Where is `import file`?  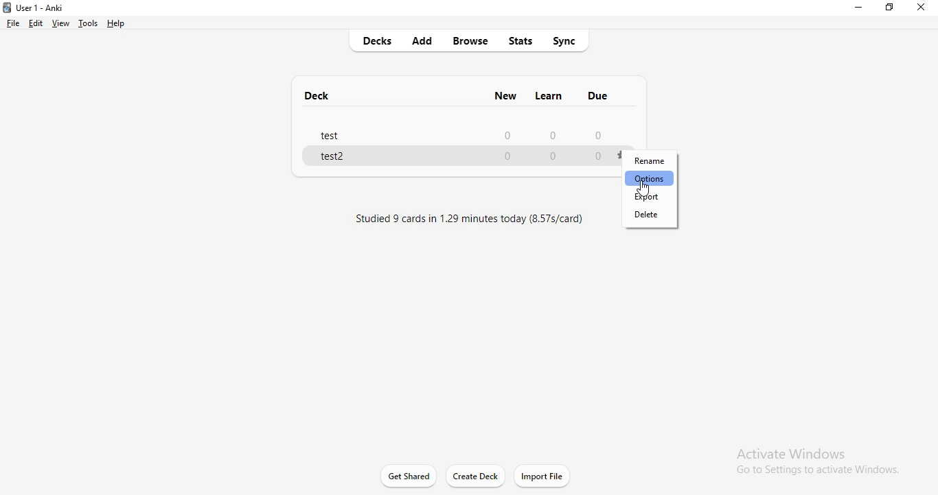
import file is located at coordinates (548, 476).